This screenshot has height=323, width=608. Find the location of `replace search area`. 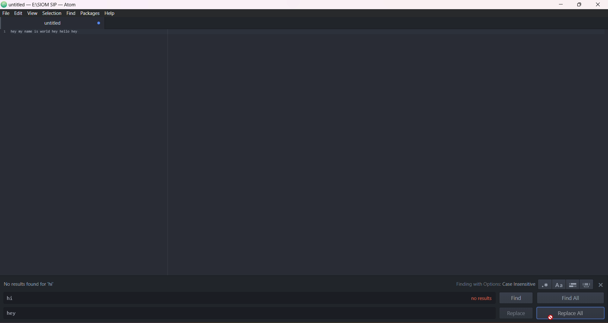

replace search area is located at coordinates (260, 313).